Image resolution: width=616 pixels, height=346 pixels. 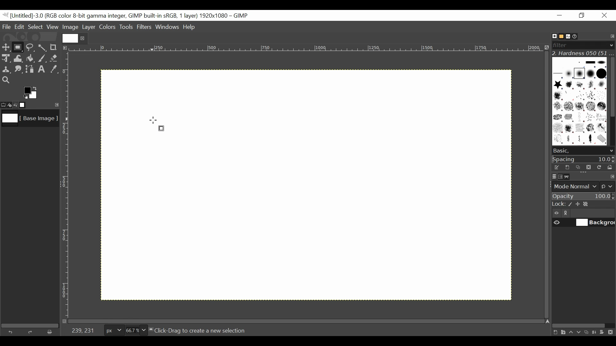 I want to click on Rectangle select, so click(x=161, y=128).